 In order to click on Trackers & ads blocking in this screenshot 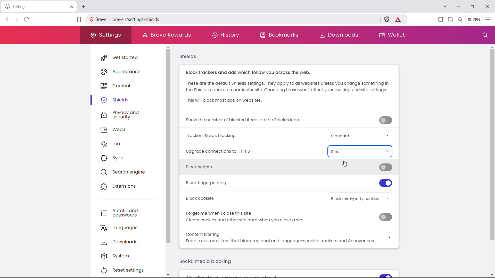, I will do `click(219, 135)`.